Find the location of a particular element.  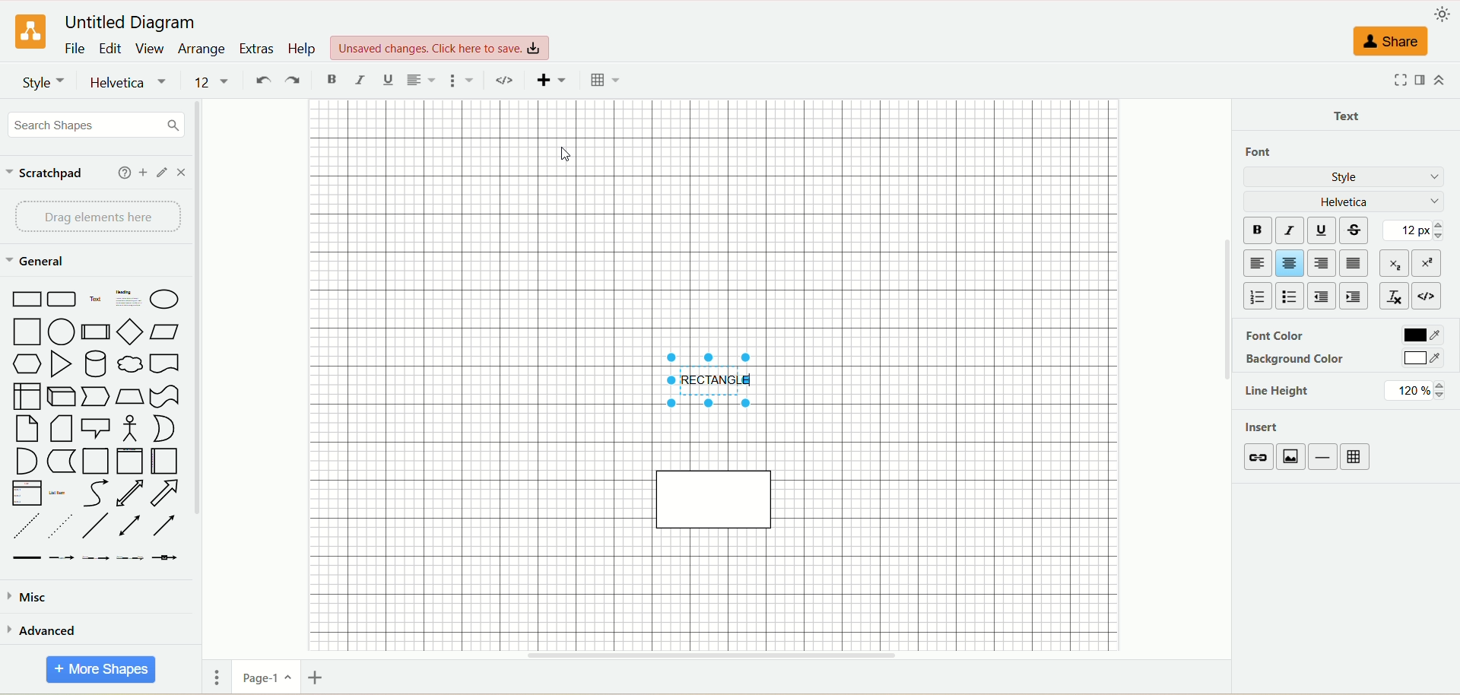

rounded rectangle is located at coordinates (59, 299).